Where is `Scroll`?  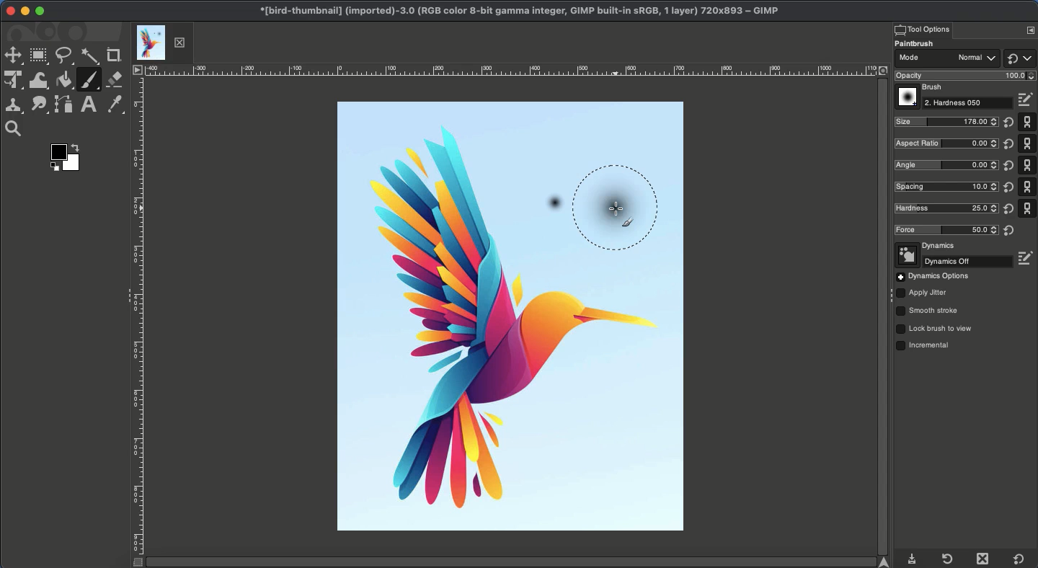 Scroll is located at coordinates (518, 562).